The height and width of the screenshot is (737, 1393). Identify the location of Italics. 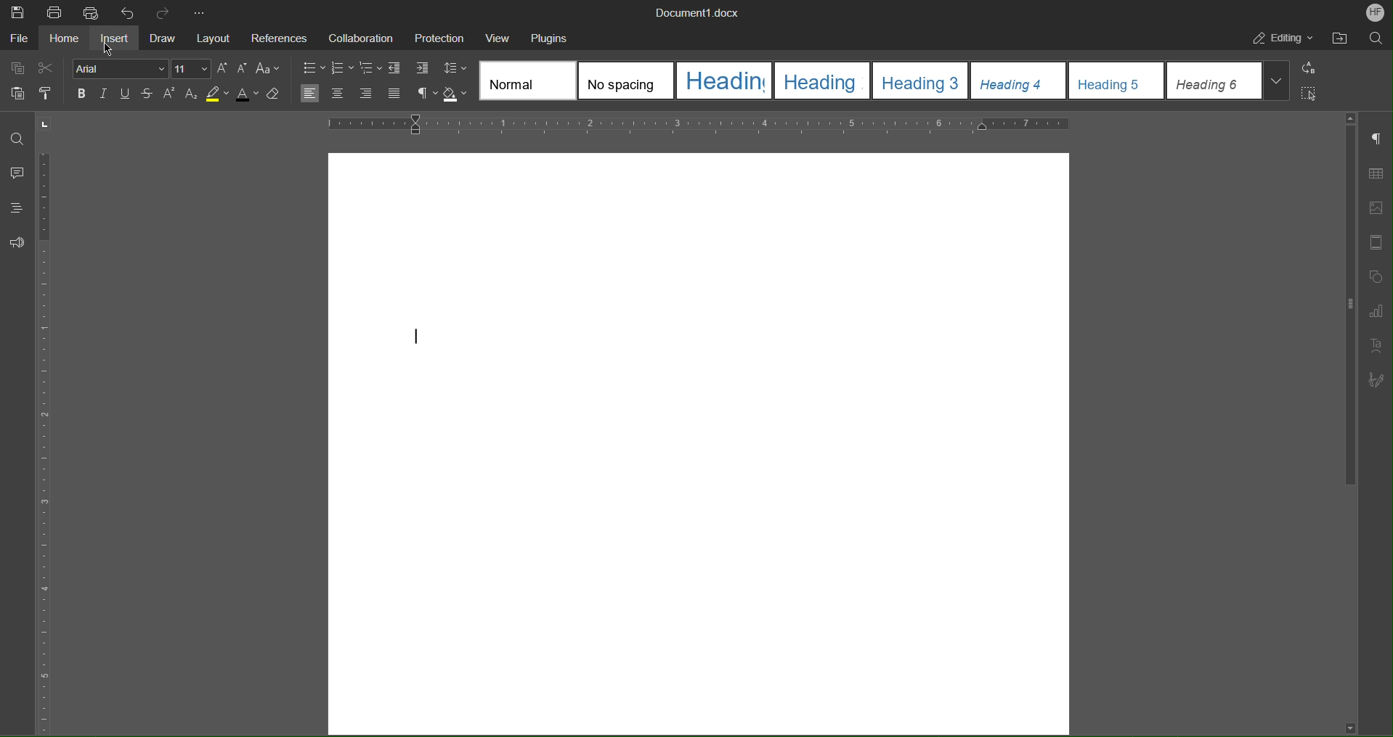
(103, 94).